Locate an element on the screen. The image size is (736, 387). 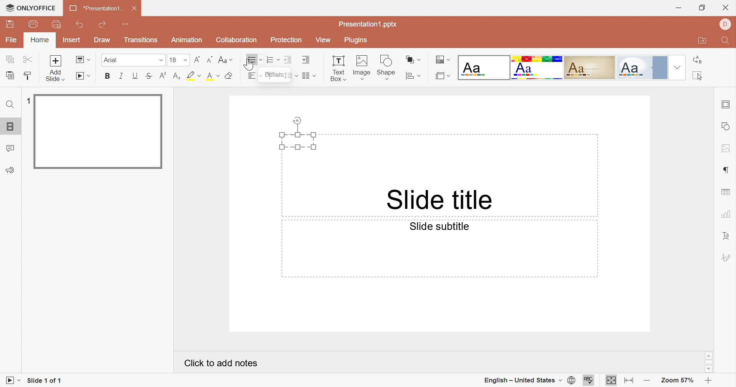
Slides is located at coordinates (11, 127).